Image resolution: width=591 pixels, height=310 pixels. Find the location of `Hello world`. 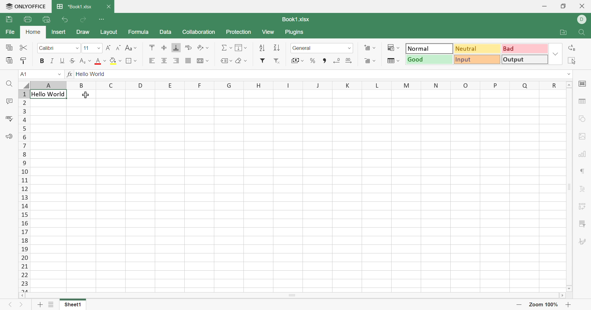

Hello world is located at coordinates (48, 94).